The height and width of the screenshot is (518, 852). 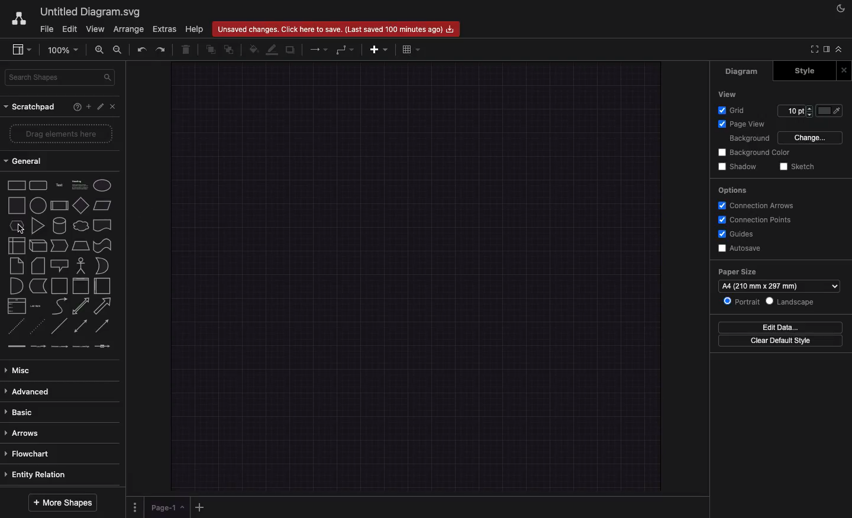 I want to click on Guides, so click(x=738, y=234).